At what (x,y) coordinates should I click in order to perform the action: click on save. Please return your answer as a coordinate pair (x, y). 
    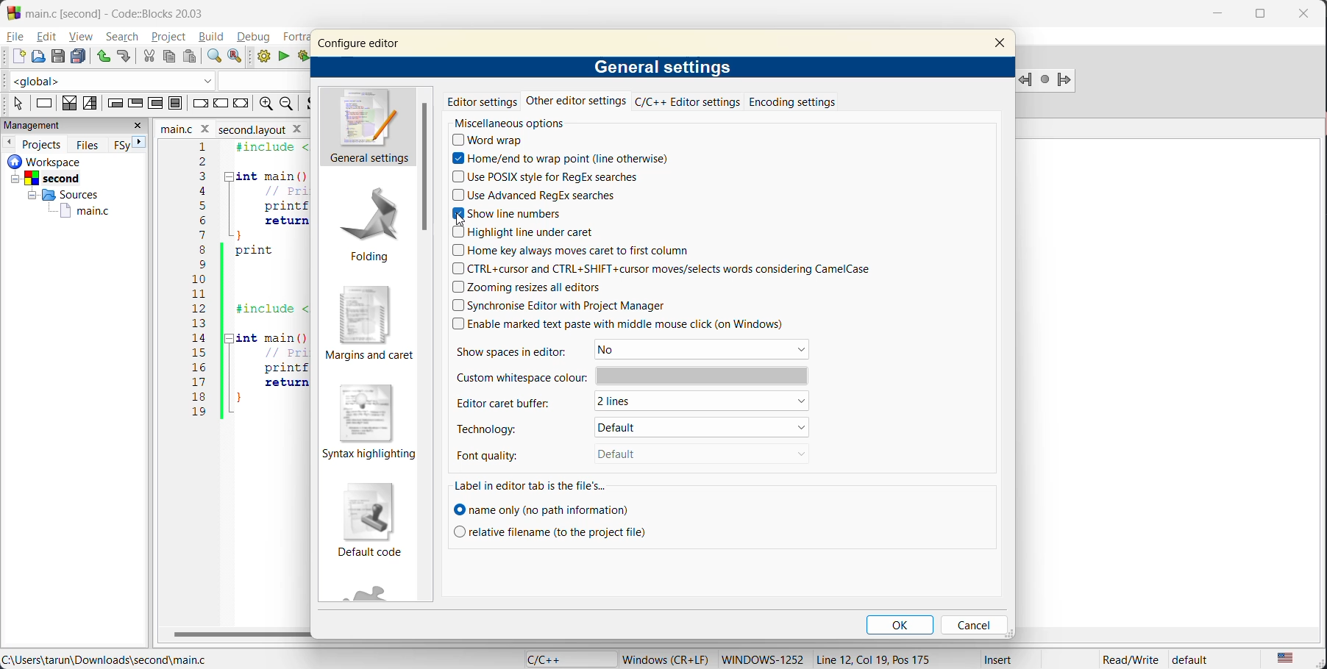
    Looking at the image, I should click on (57, 55).